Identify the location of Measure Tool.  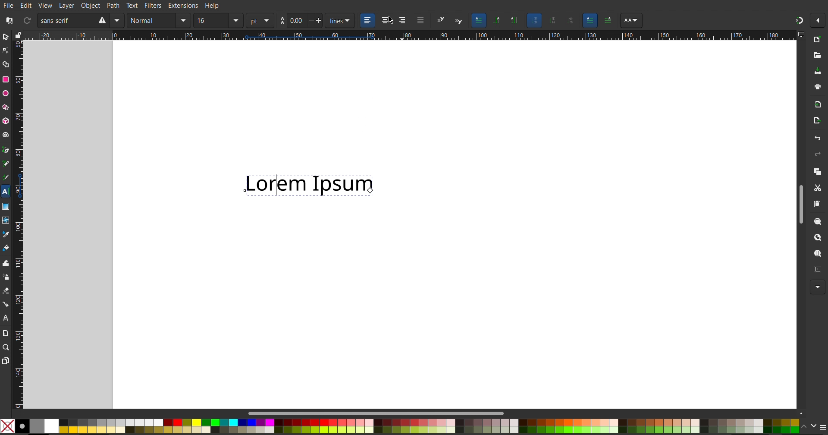
(6, 333).